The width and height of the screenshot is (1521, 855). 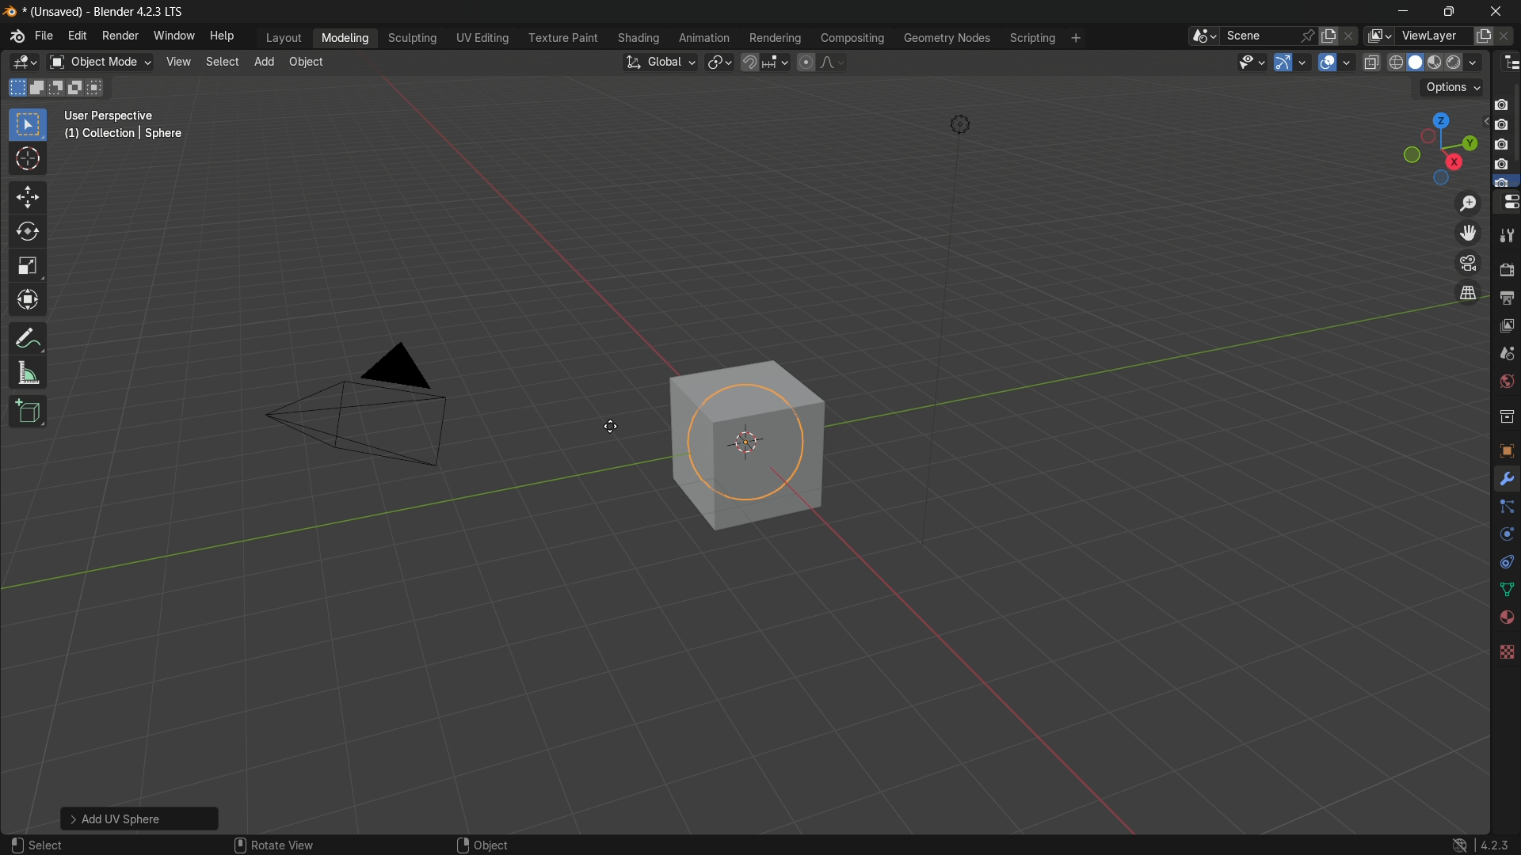 I want to click on wireframe display, so click(x=1395, y=63).